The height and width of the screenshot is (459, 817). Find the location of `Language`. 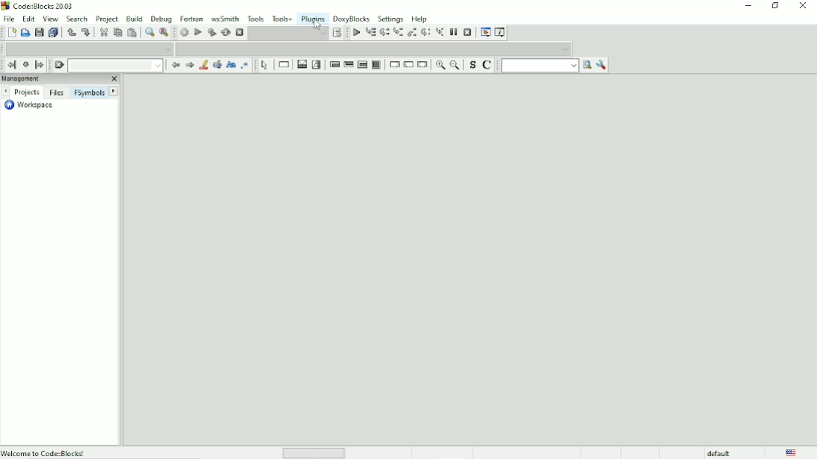

Language is located at coordinates (791, 452).